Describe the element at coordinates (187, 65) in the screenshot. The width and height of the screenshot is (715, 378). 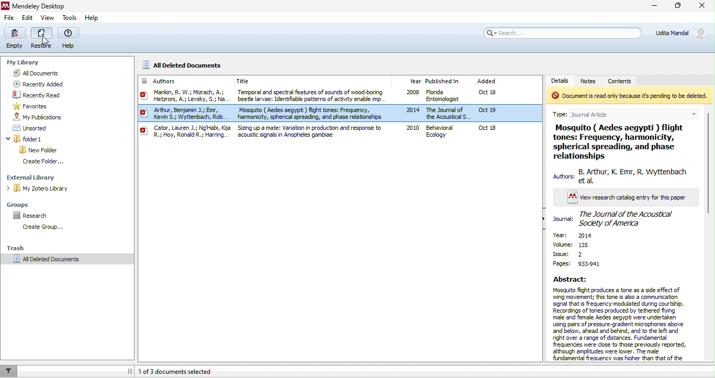
I see `all deleted documents` at that location.